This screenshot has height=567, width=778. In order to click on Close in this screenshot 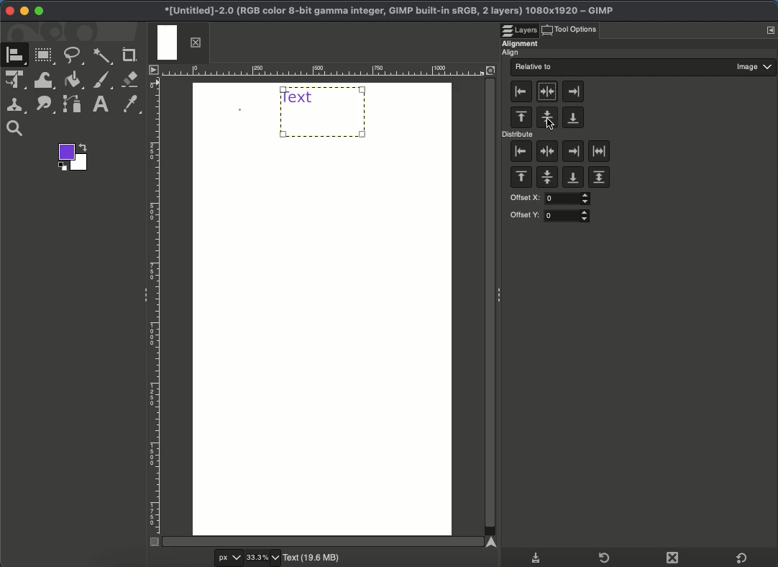, I will do `click(9, 11)`.